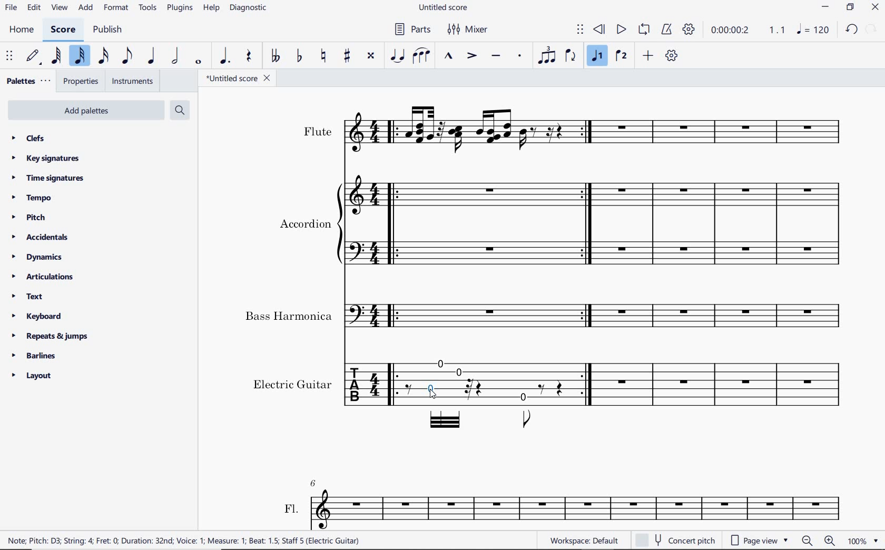 This screenshot has height=550, width=885. Describe the element at coordinates (398, 55) in the screenshot. I see `tie` at that location.